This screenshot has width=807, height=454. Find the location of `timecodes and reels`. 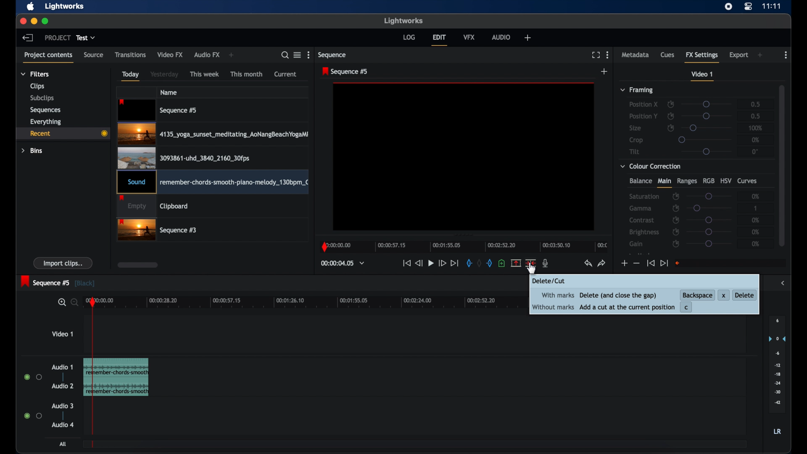

timecodes and reels is located at coordinates (343, 263).